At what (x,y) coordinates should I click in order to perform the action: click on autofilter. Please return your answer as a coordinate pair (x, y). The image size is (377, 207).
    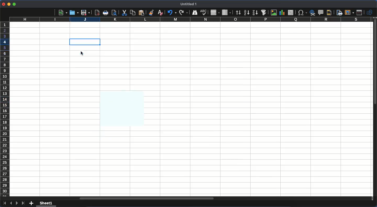
    Looking at the image, I should click on (265, 13).